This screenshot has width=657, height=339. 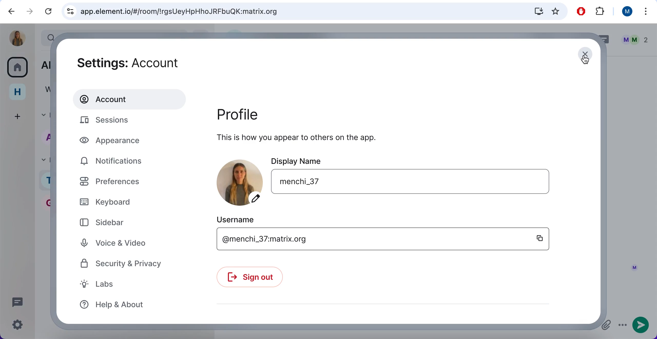 I want to click on send, so click(x=641, y=326).